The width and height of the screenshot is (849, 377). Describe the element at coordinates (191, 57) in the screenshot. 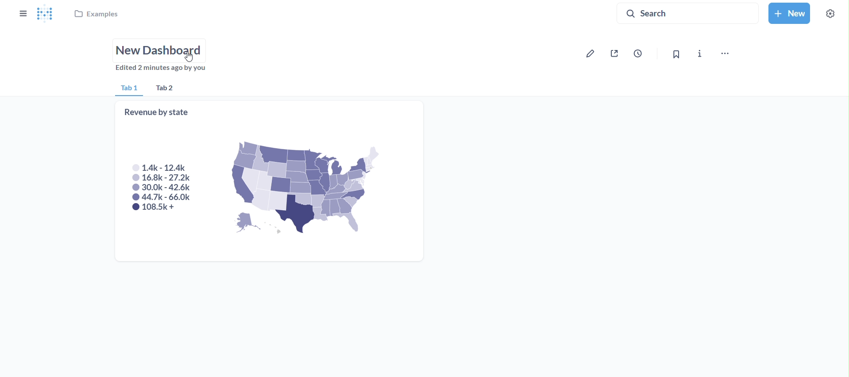

I see `cursor` at that location.